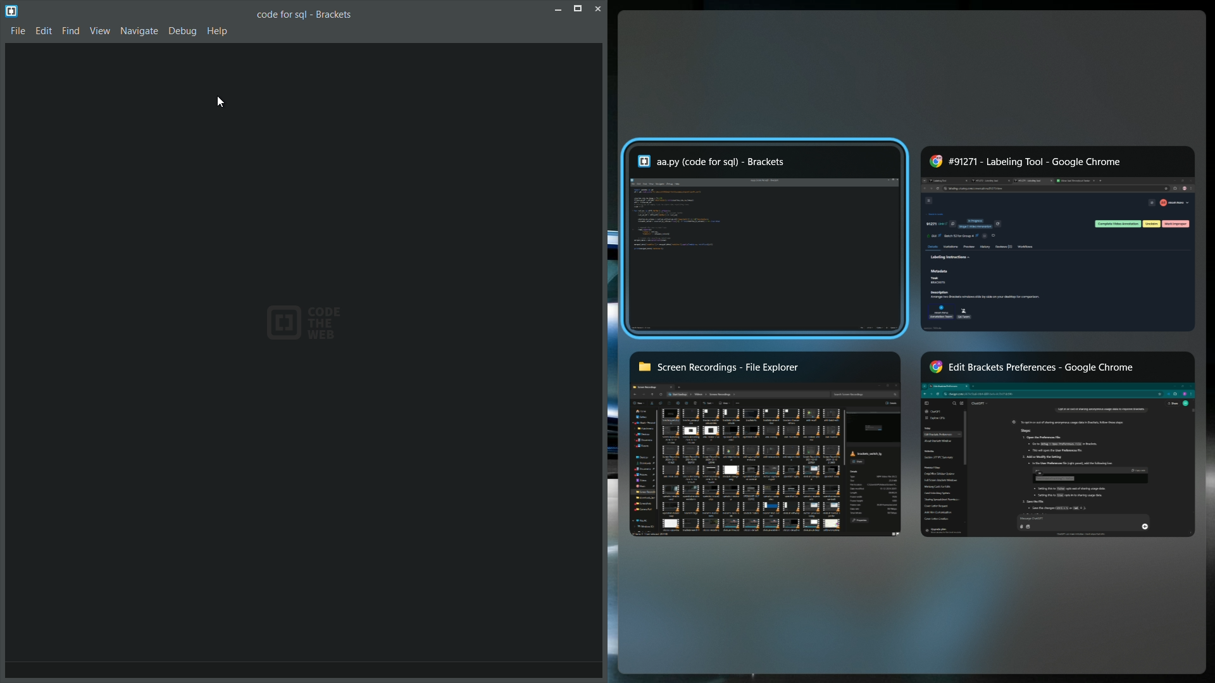 The height and width of the screenshot is (683, 1215). What do you see at coordinates (219, 101) in the screenshot?
I see `cursor on new bracket` at bounding box center [219, 101].